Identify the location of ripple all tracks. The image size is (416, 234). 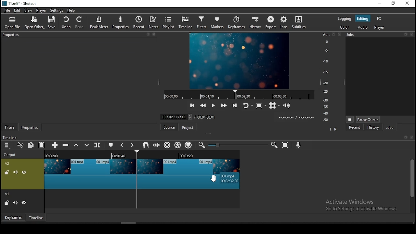
(178, 145).